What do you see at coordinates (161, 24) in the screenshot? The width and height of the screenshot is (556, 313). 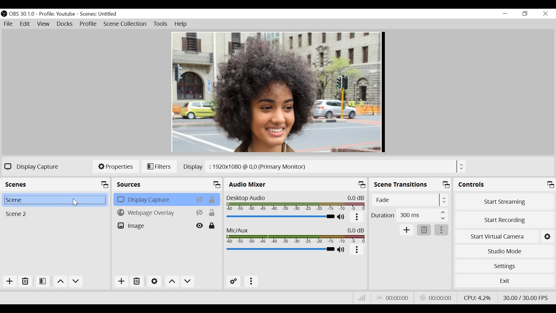 I see `Tools` at bounding box center [161, 24].